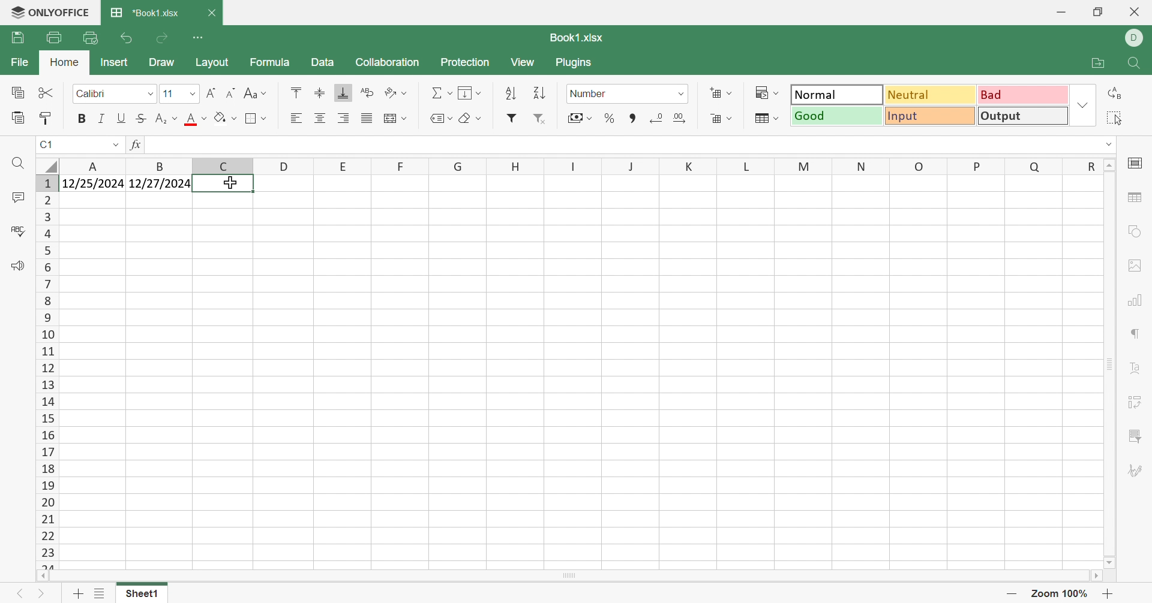 This screenshot has width=1152, height=603. Describe the element at coordinates (167, 118) in the screenshot. I see `Superscript / Subscript` at that location.